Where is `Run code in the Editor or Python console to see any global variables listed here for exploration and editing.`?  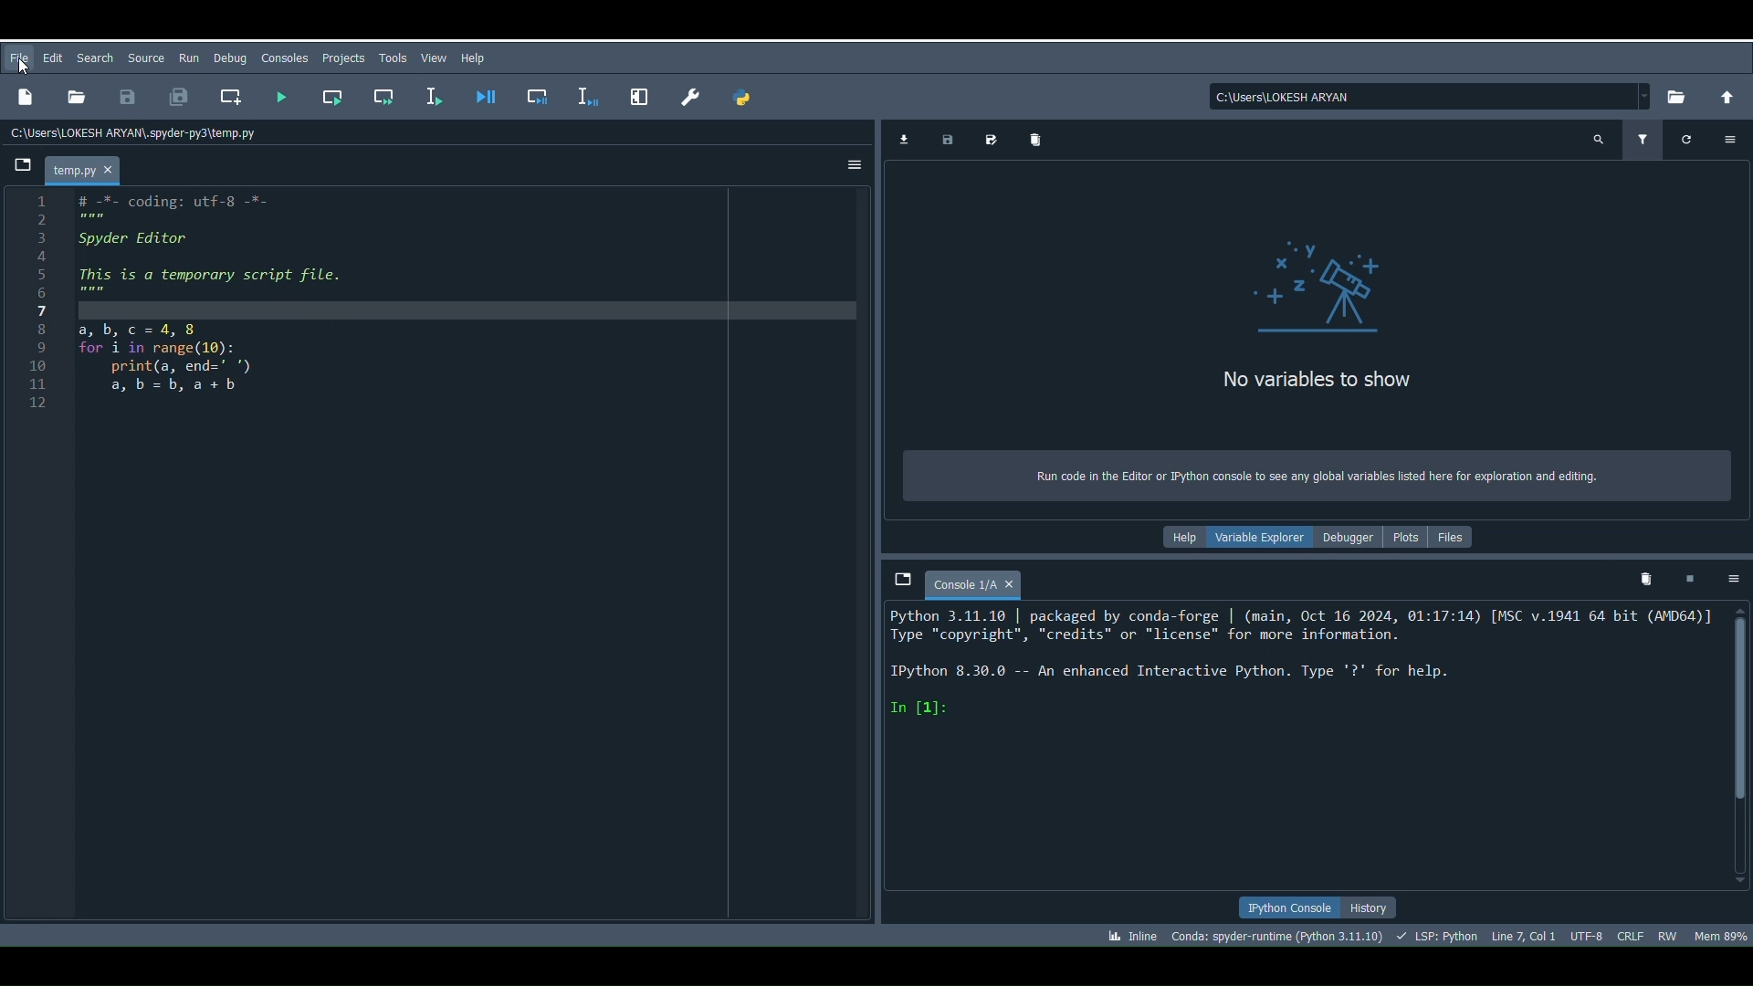
Run code in the Editor or Python console to see any global variables listed here for exploration and editing. is located at coordinates (1317, 476).